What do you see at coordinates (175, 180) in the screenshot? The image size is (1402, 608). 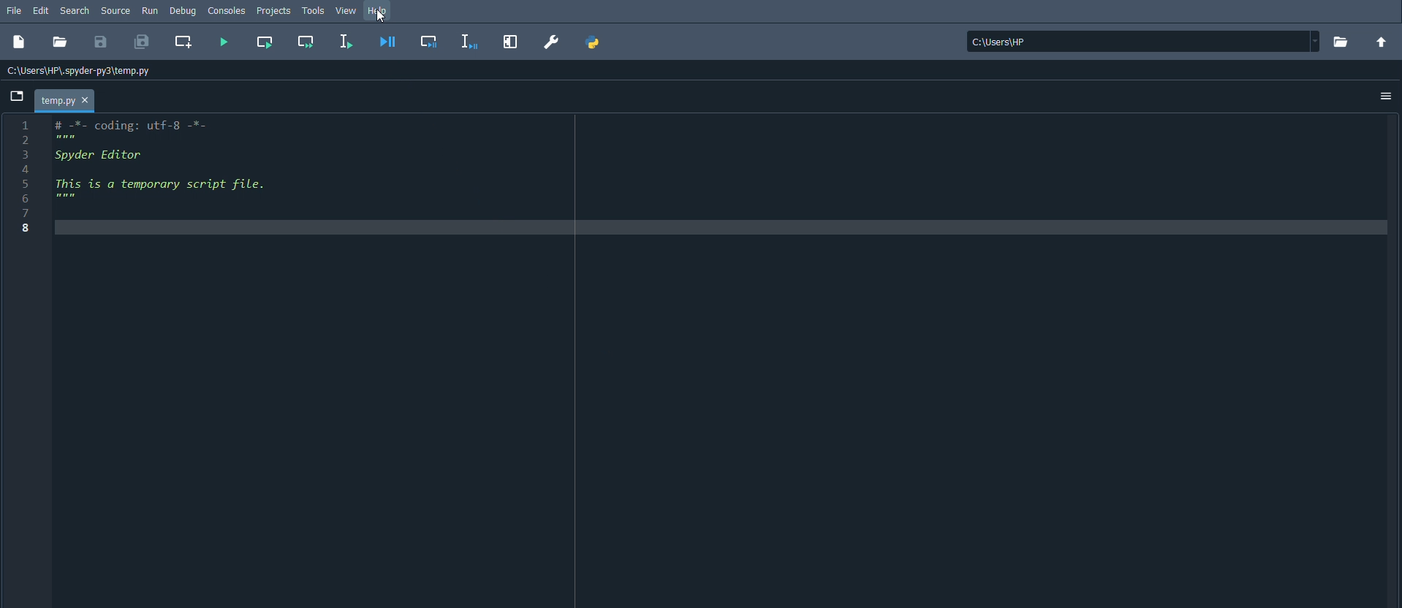 I see `Spider editor this is a temporary script file` at bounding box center [175, 180].